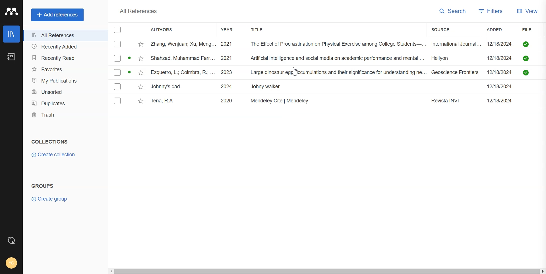 This screenshot has width=546, height=274. I want to click on Year, so click(230, 29).